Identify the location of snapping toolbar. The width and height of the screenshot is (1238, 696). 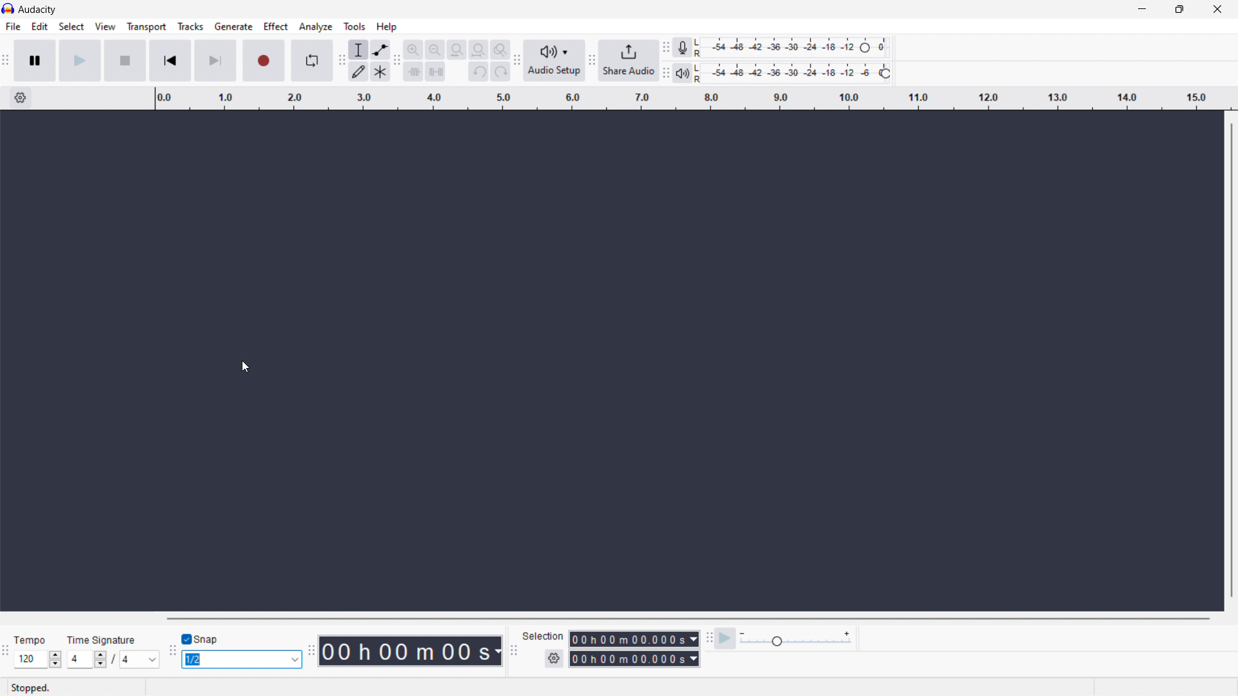
(172, 650).